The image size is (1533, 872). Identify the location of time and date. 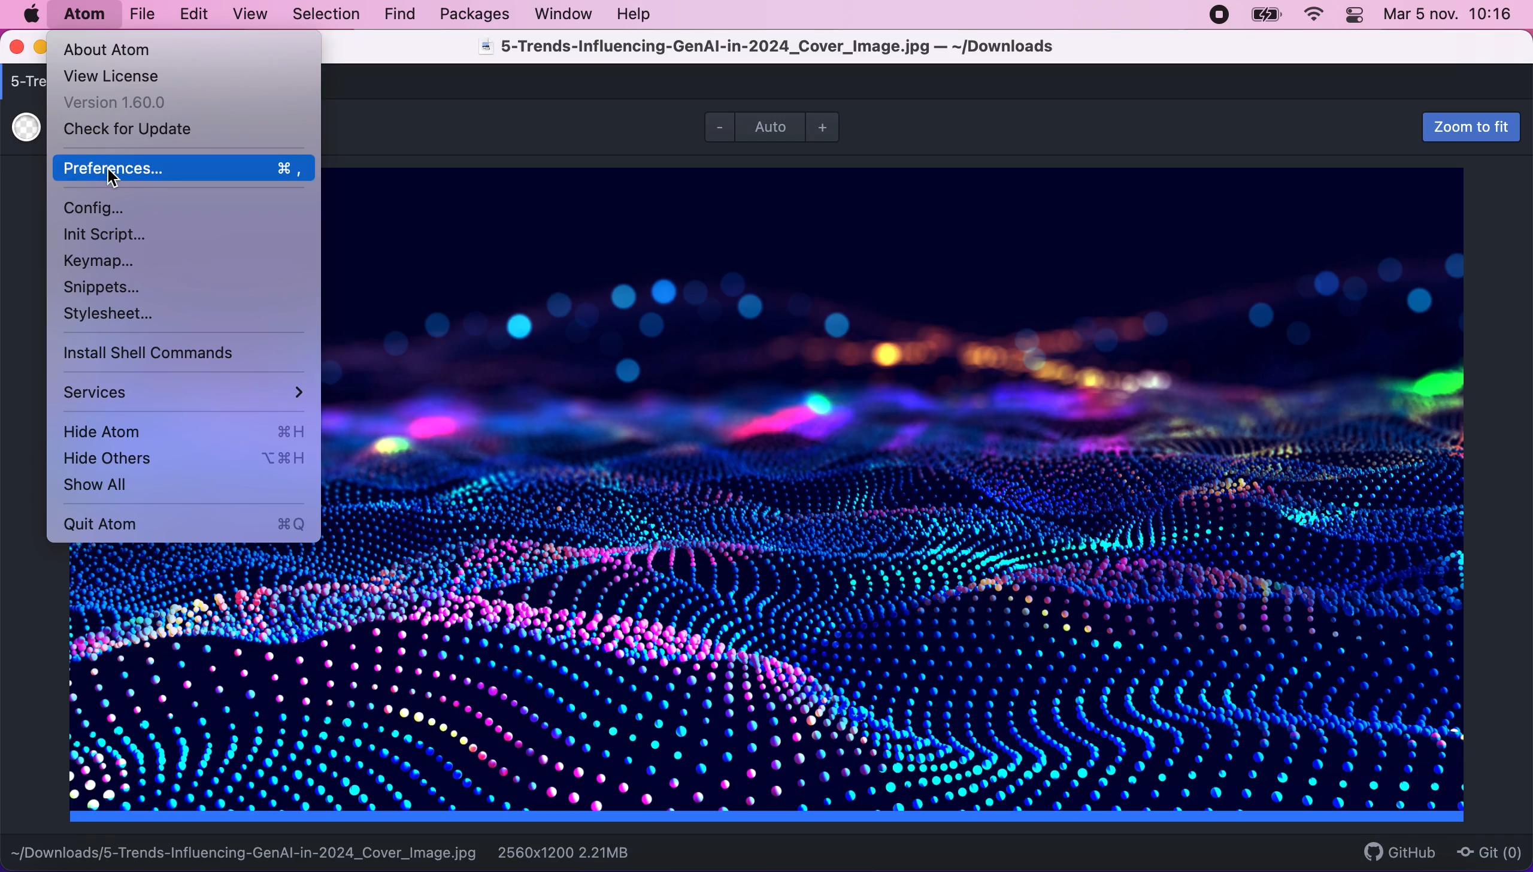
(1450, 17).